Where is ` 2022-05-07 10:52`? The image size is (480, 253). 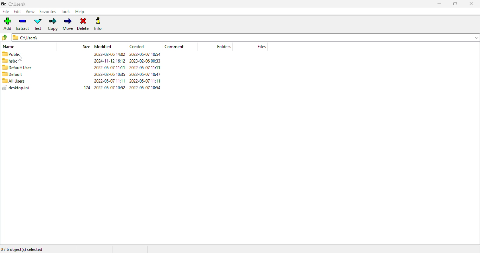  2022-05-07 10:52 is located at coordinates (109, 88).